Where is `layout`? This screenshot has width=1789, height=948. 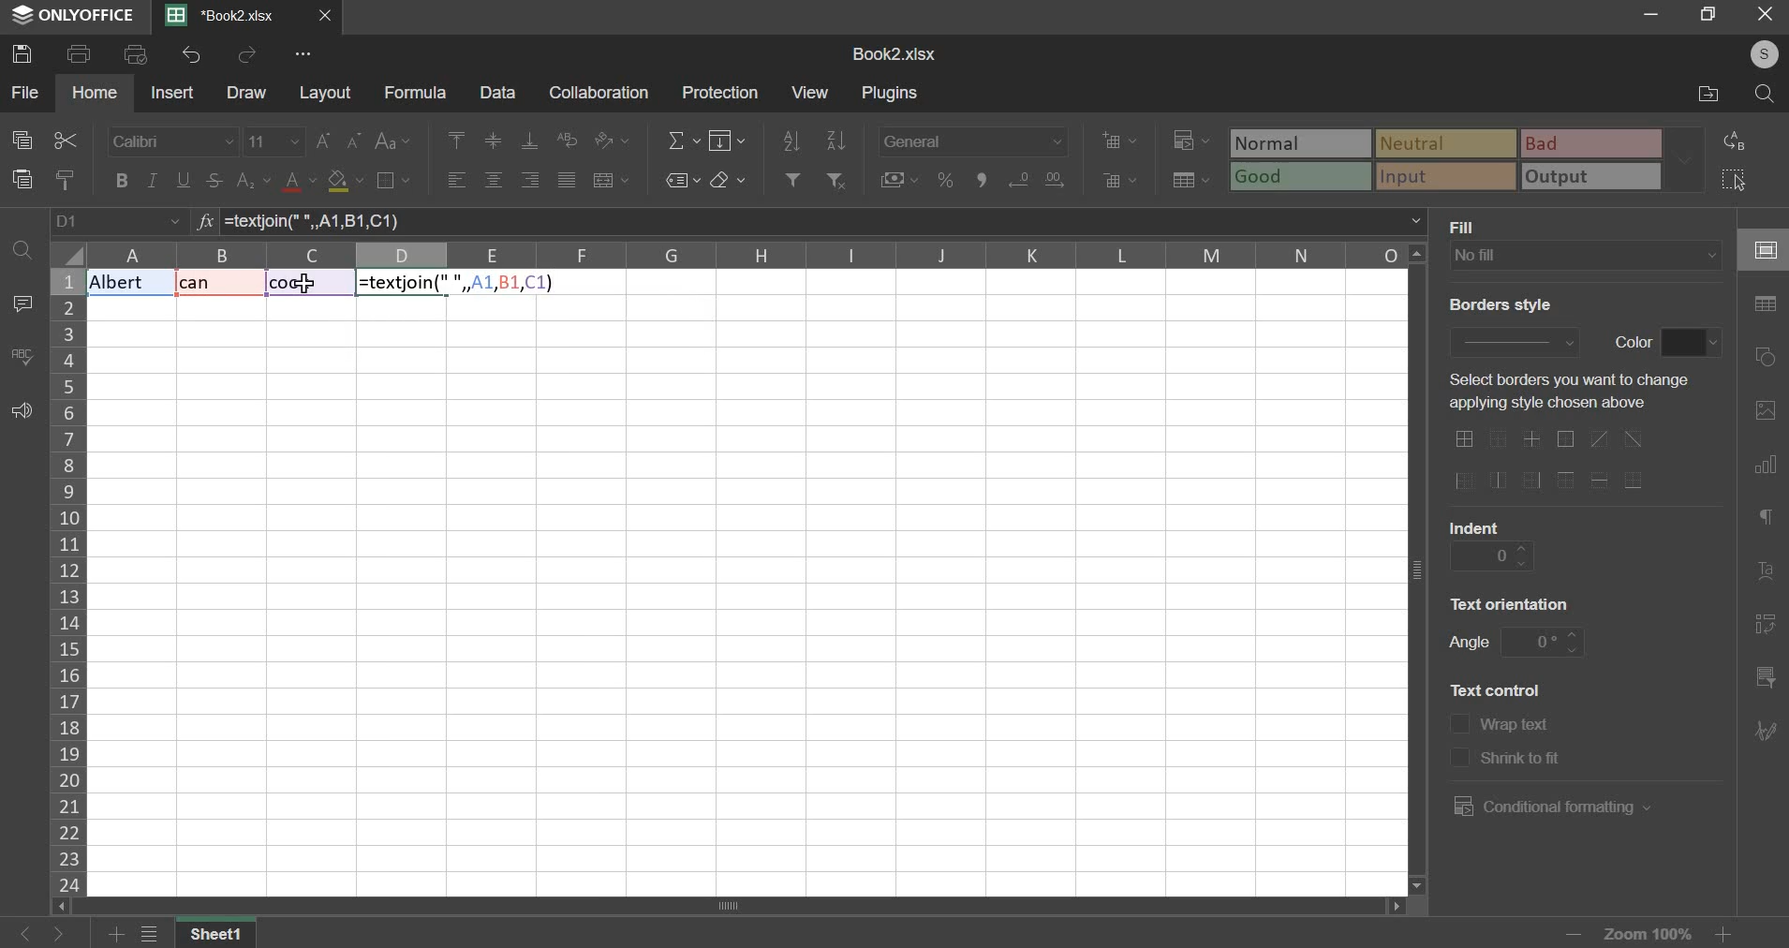
layout is located at coordinates (326, 94).